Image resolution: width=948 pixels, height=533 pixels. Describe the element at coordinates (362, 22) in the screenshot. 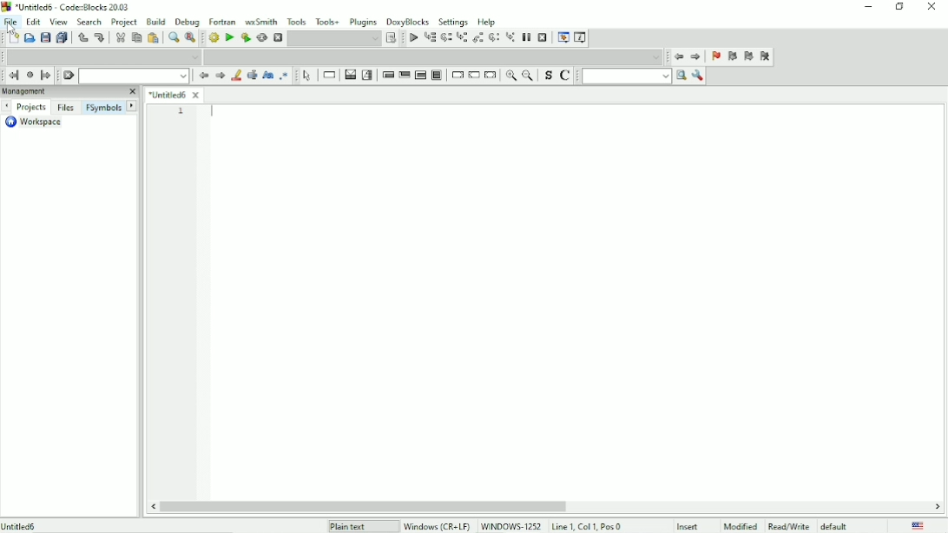

I see `Plugins` at that location.